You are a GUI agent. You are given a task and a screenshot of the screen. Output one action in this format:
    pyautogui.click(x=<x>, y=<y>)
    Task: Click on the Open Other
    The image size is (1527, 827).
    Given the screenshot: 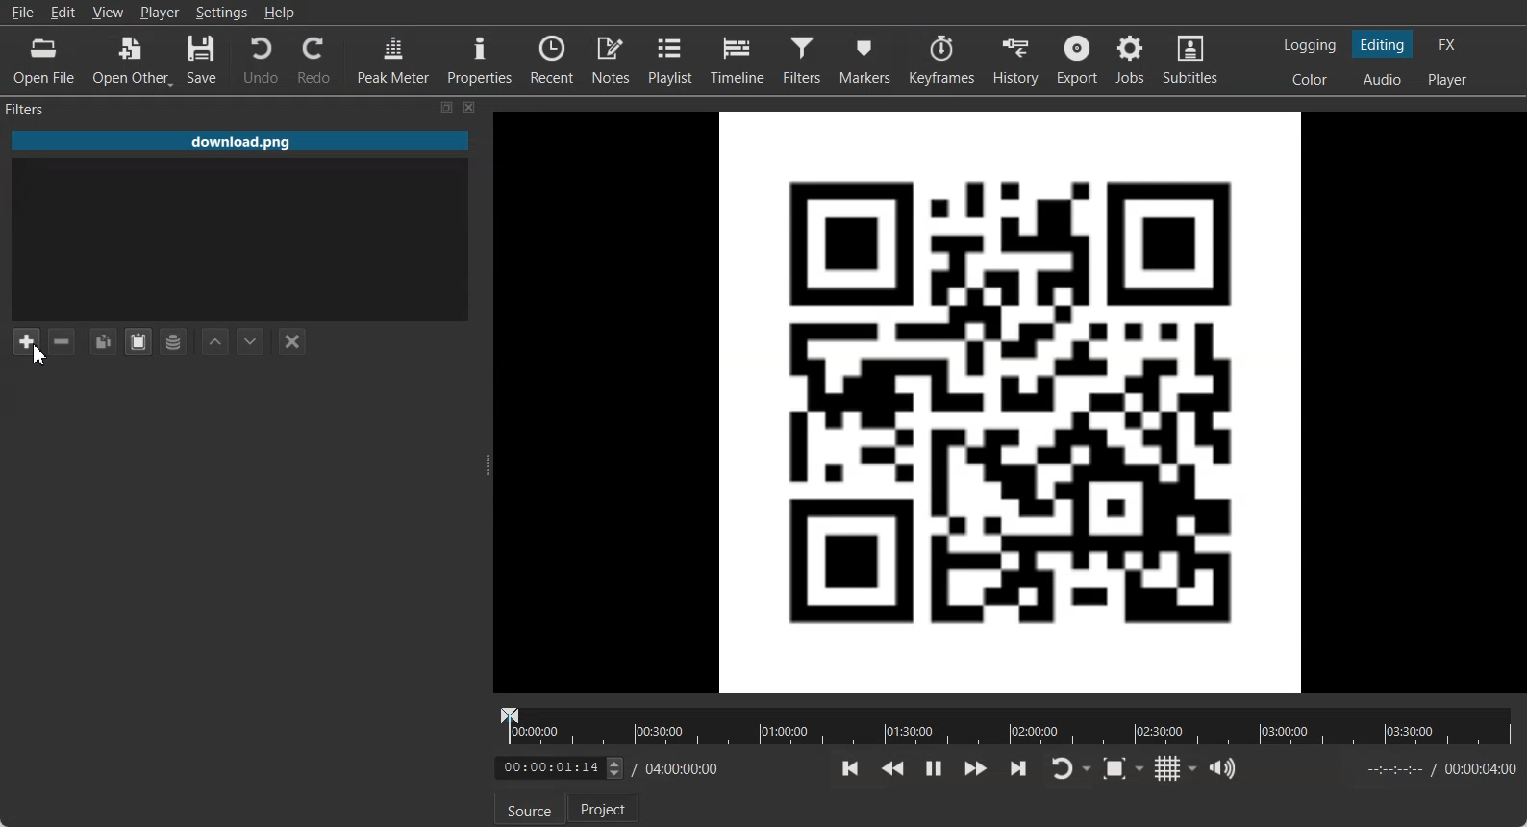 What is the action you would take?
    pyautogui.click(x=133, y=61)
    